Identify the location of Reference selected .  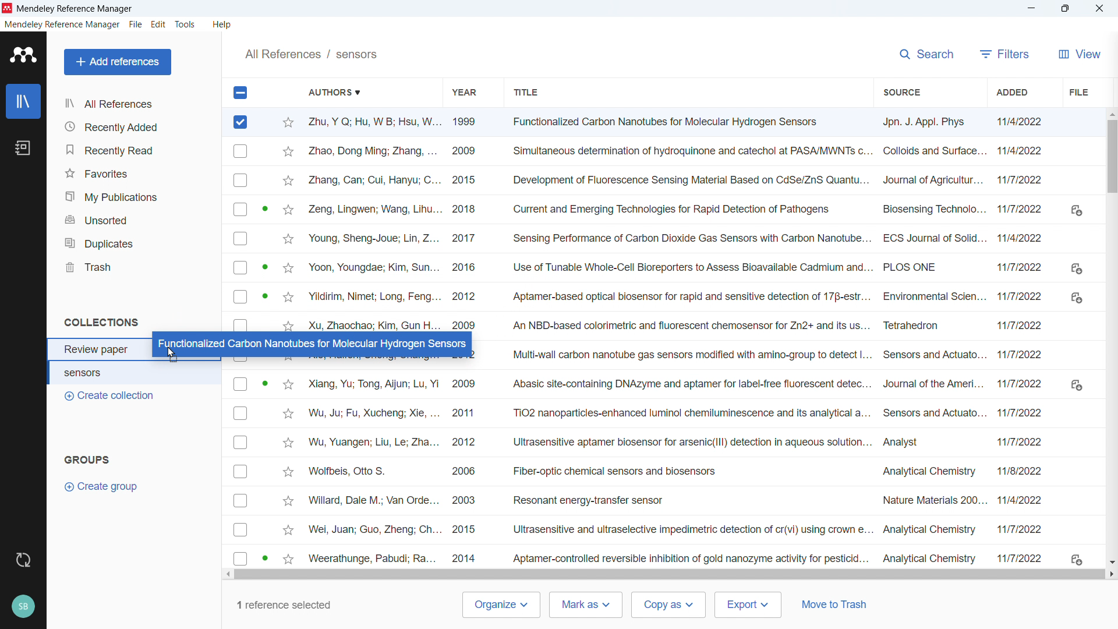
(241, 122).